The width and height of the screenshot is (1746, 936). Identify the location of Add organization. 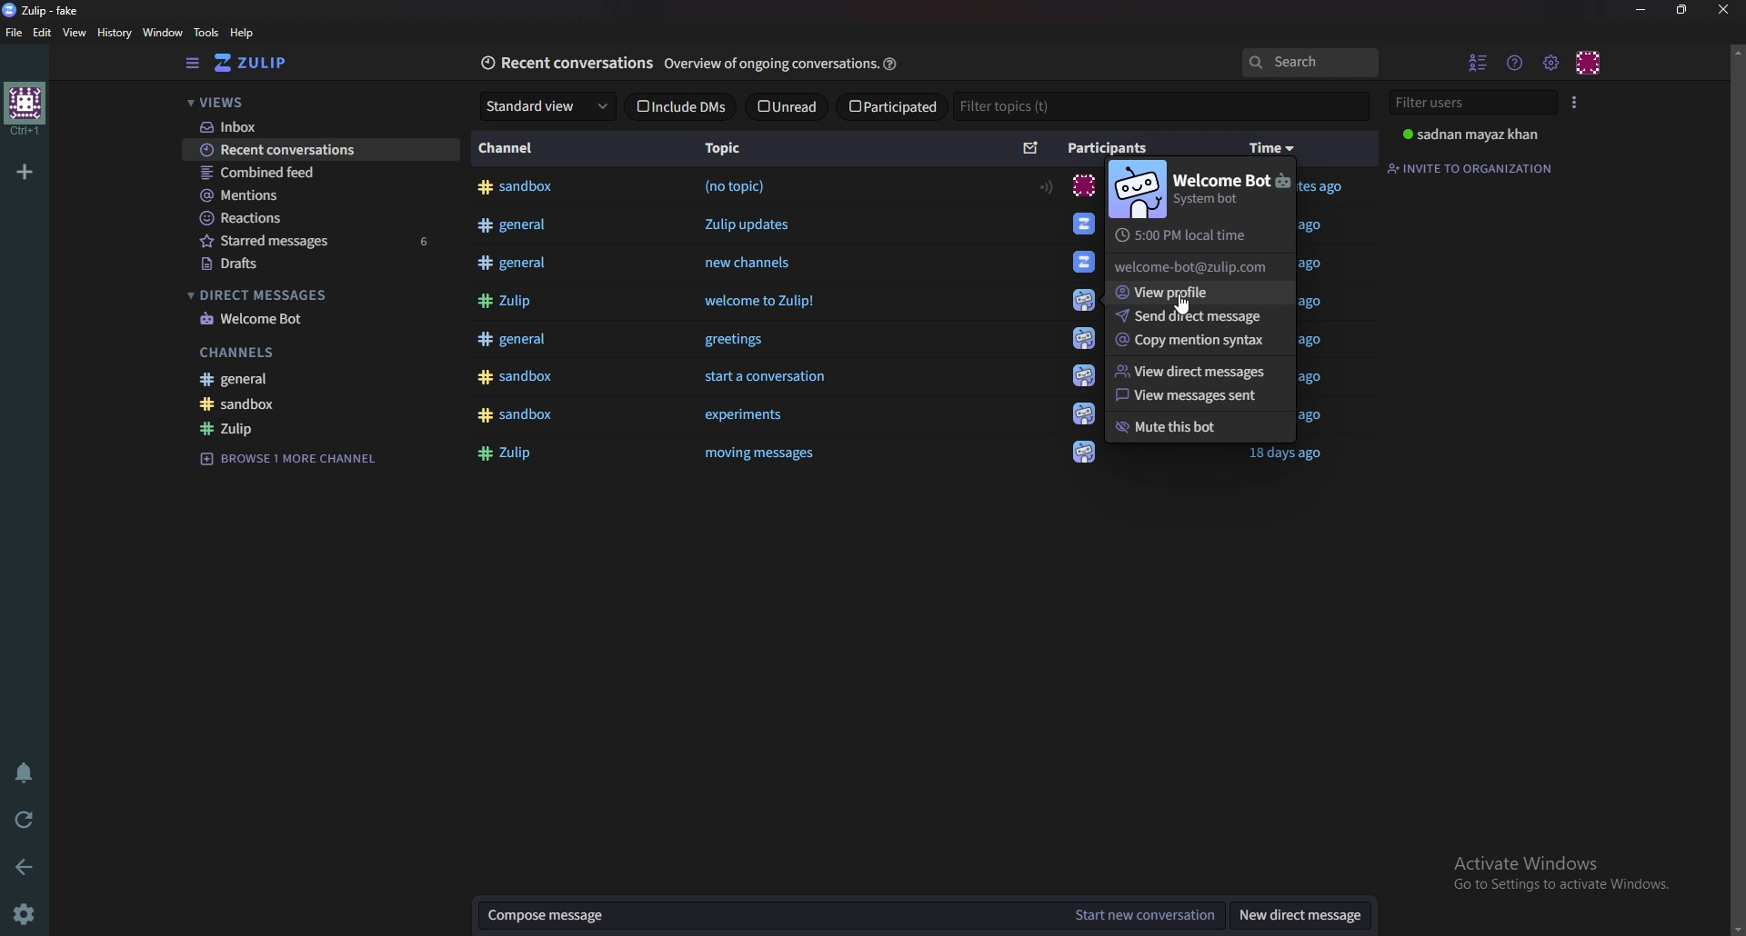
(25, 172).